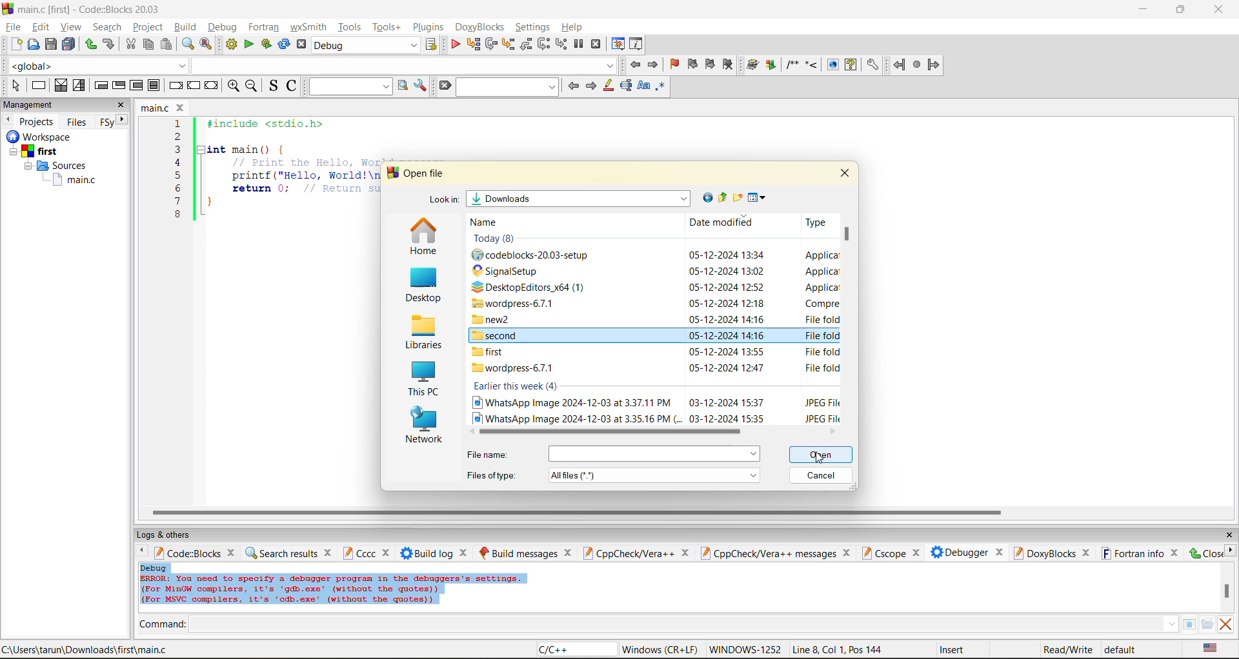 This screenshot has width=1239, height=659. What do you see at coordinates (233, 552) in the screenshot?
I see `close` at bounding box center [233, 552].